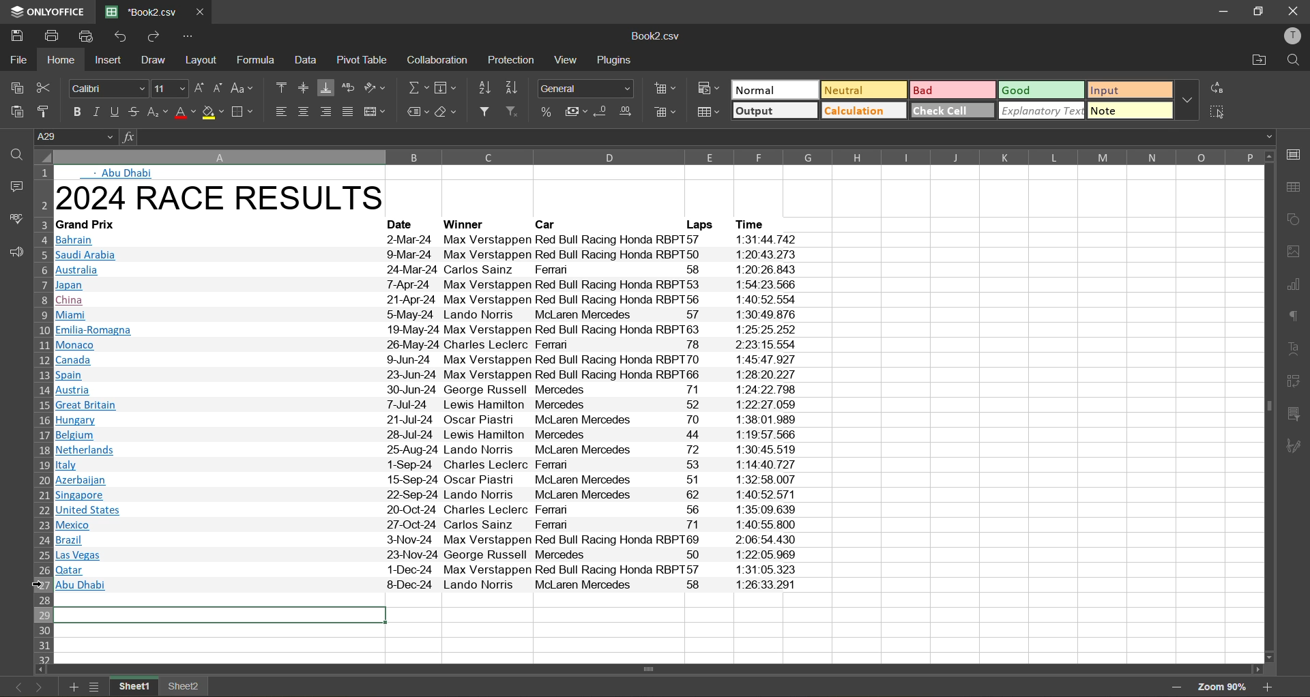 The image size is (1310, 697). What do you see at coordinates (262, 61) in the screenshot?
I see `formula` at bounding box center [262, 61].